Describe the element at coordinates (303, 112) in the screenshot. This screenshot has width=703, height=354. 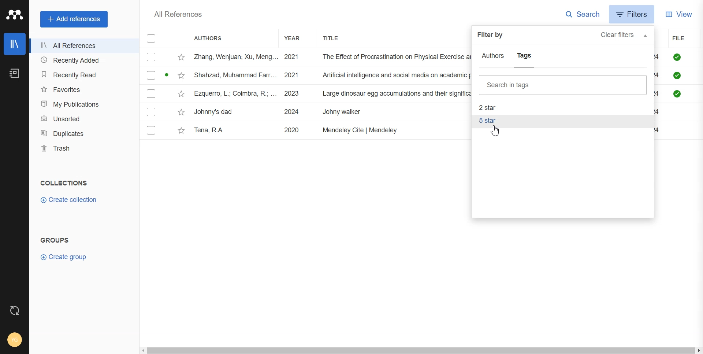
I see `File` at that location.